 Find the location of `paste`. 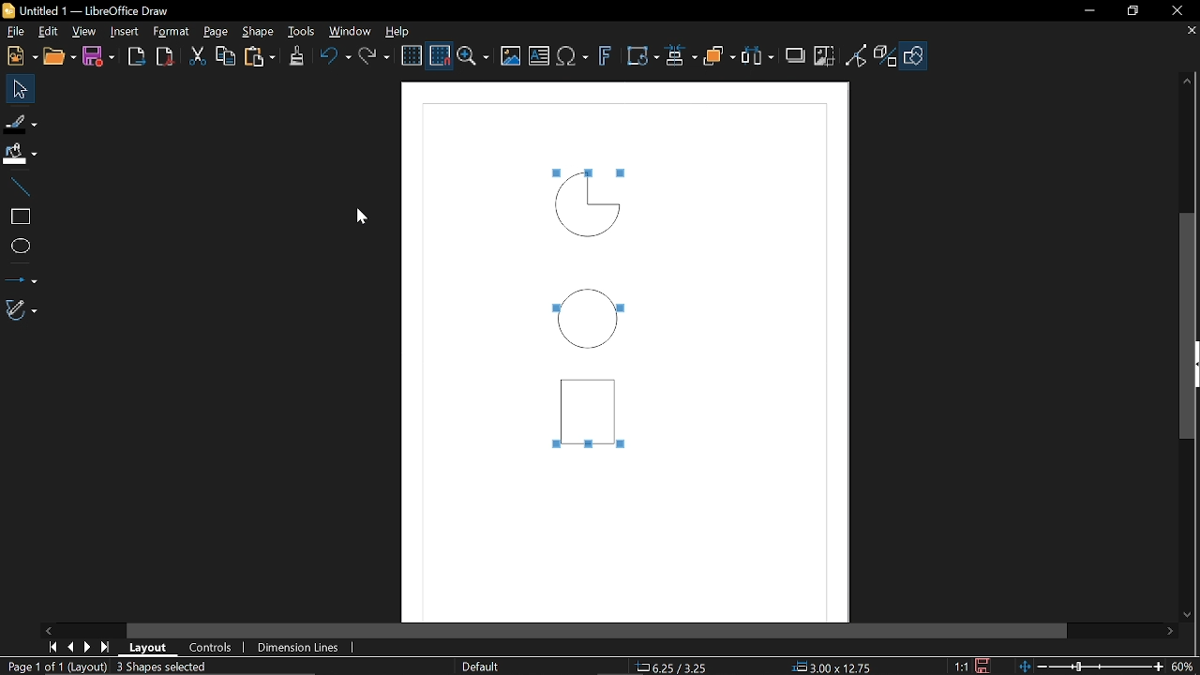

paste is located at coordinates (262, 56).